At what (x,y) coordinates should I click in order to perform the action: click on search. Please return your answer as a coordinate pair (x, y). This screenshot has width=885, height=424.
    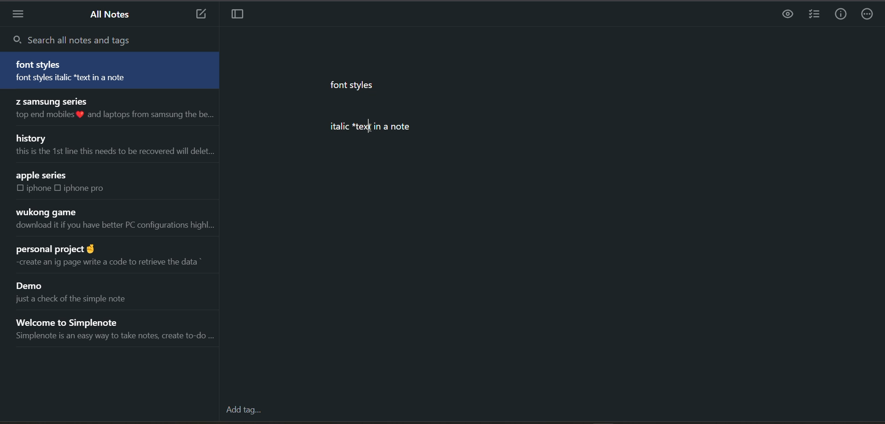
    Looking at the image, I should click on (86, 38).